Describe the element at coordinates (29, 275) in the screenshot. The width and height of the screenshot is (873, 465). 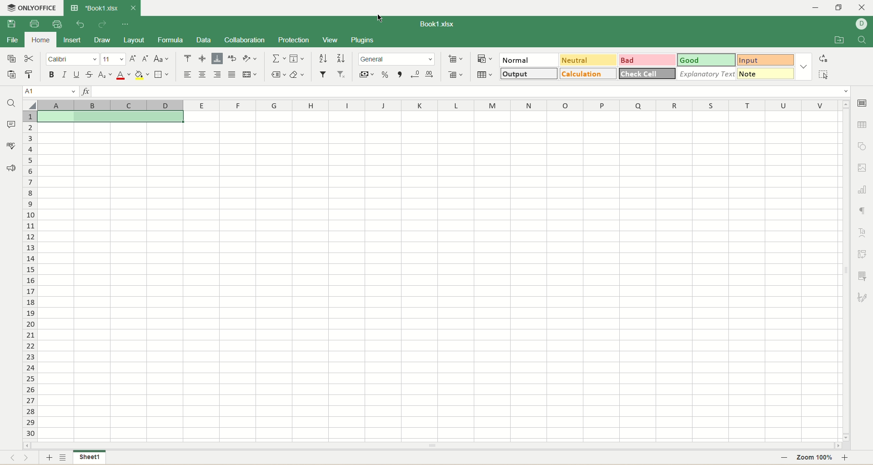
I see `row number` at that location.